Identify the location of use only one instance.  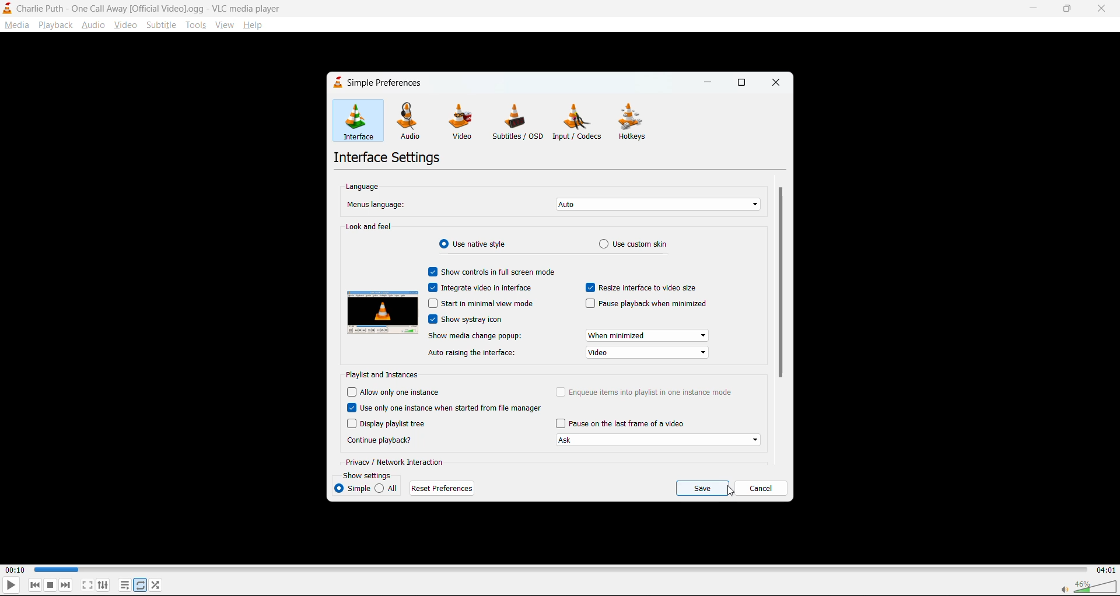
(452, 409).